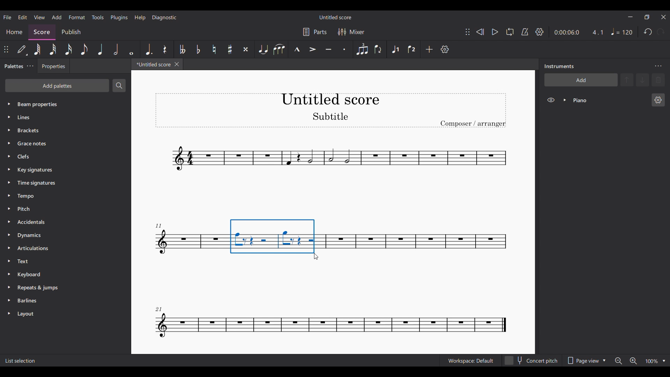 This screenshot has width=670, height=377. I want to click on Expand, so click(565, 100).